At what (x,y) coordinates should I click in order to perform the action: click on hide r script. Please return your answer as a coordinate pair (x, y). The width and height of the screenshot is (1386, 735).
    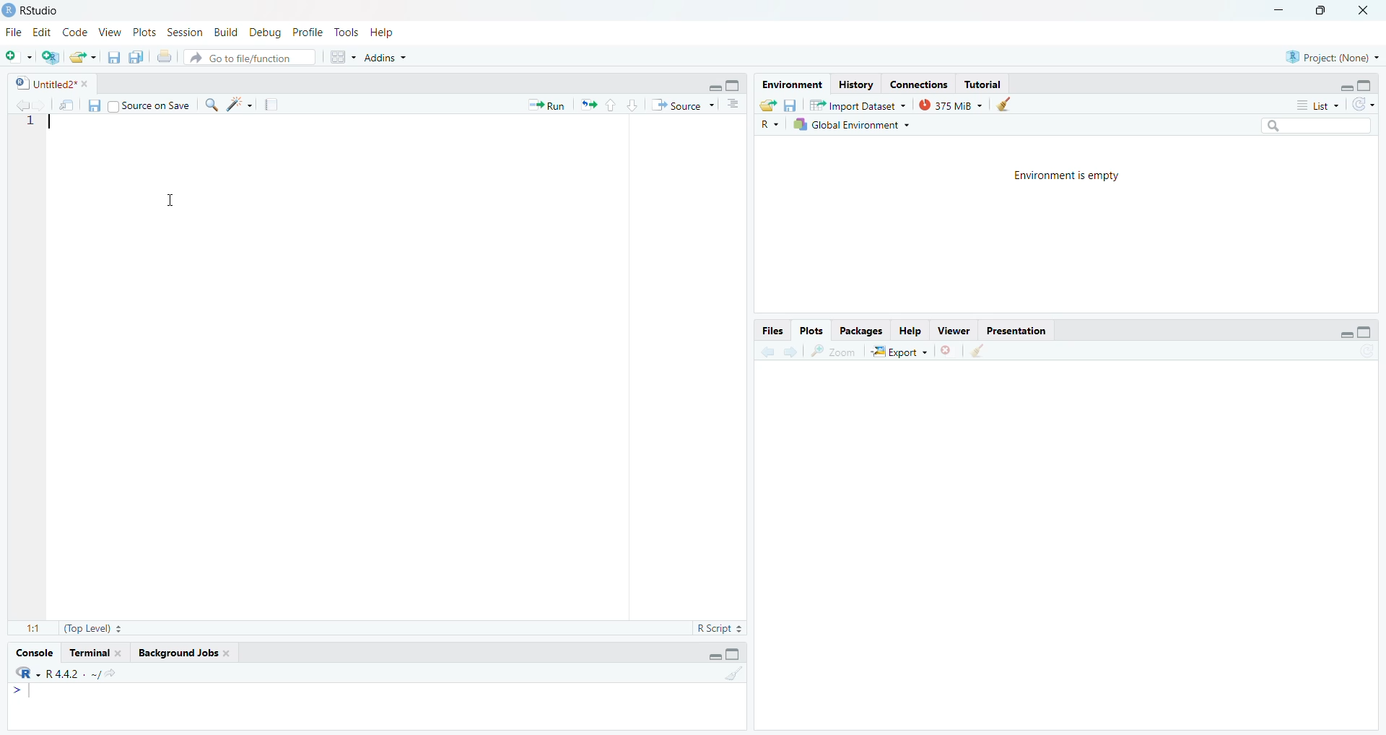
    Looking at the image, I should click on (1342, 334).